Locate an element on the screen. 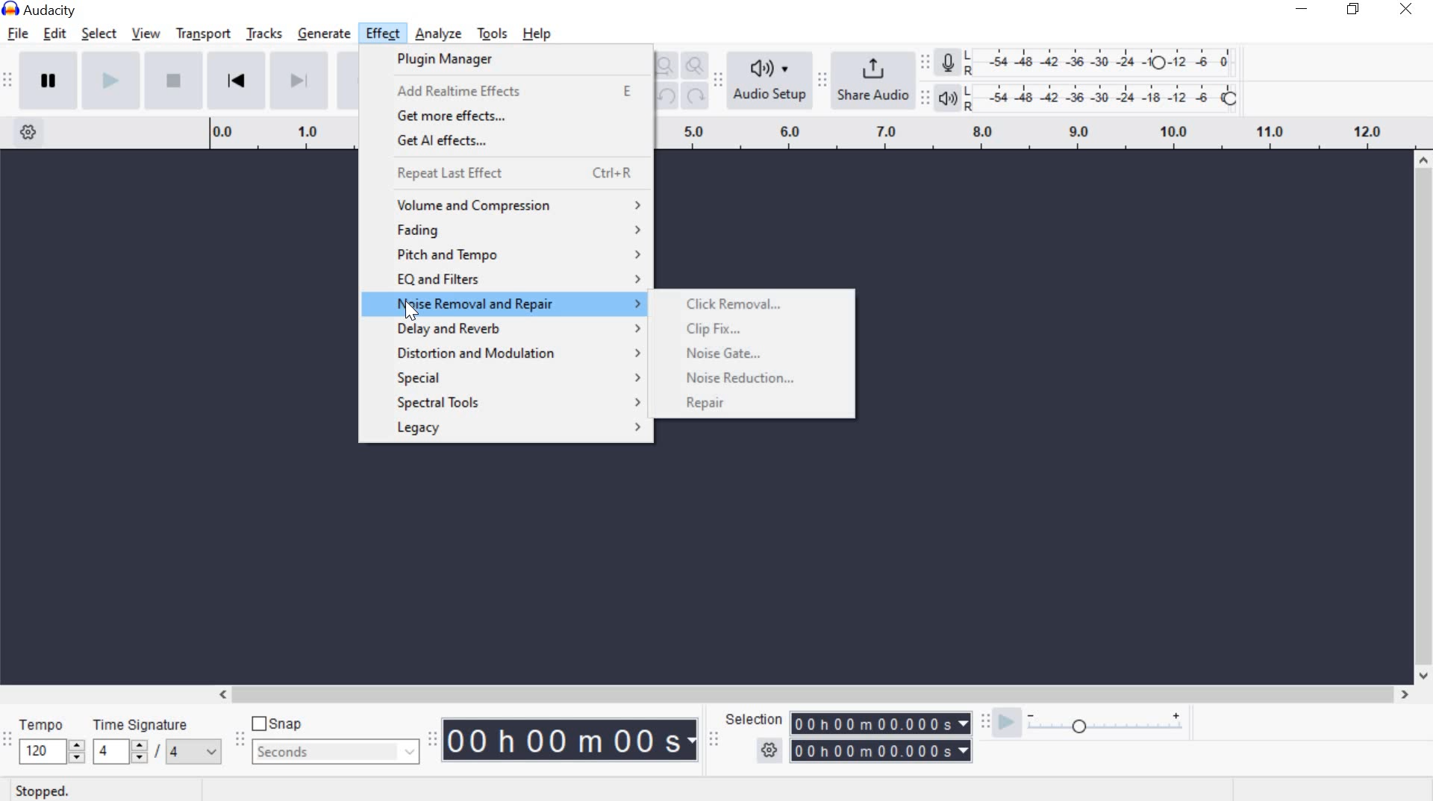 The image size is (1433, 801). Transport Toolbar is located at coordinates (9, 82).